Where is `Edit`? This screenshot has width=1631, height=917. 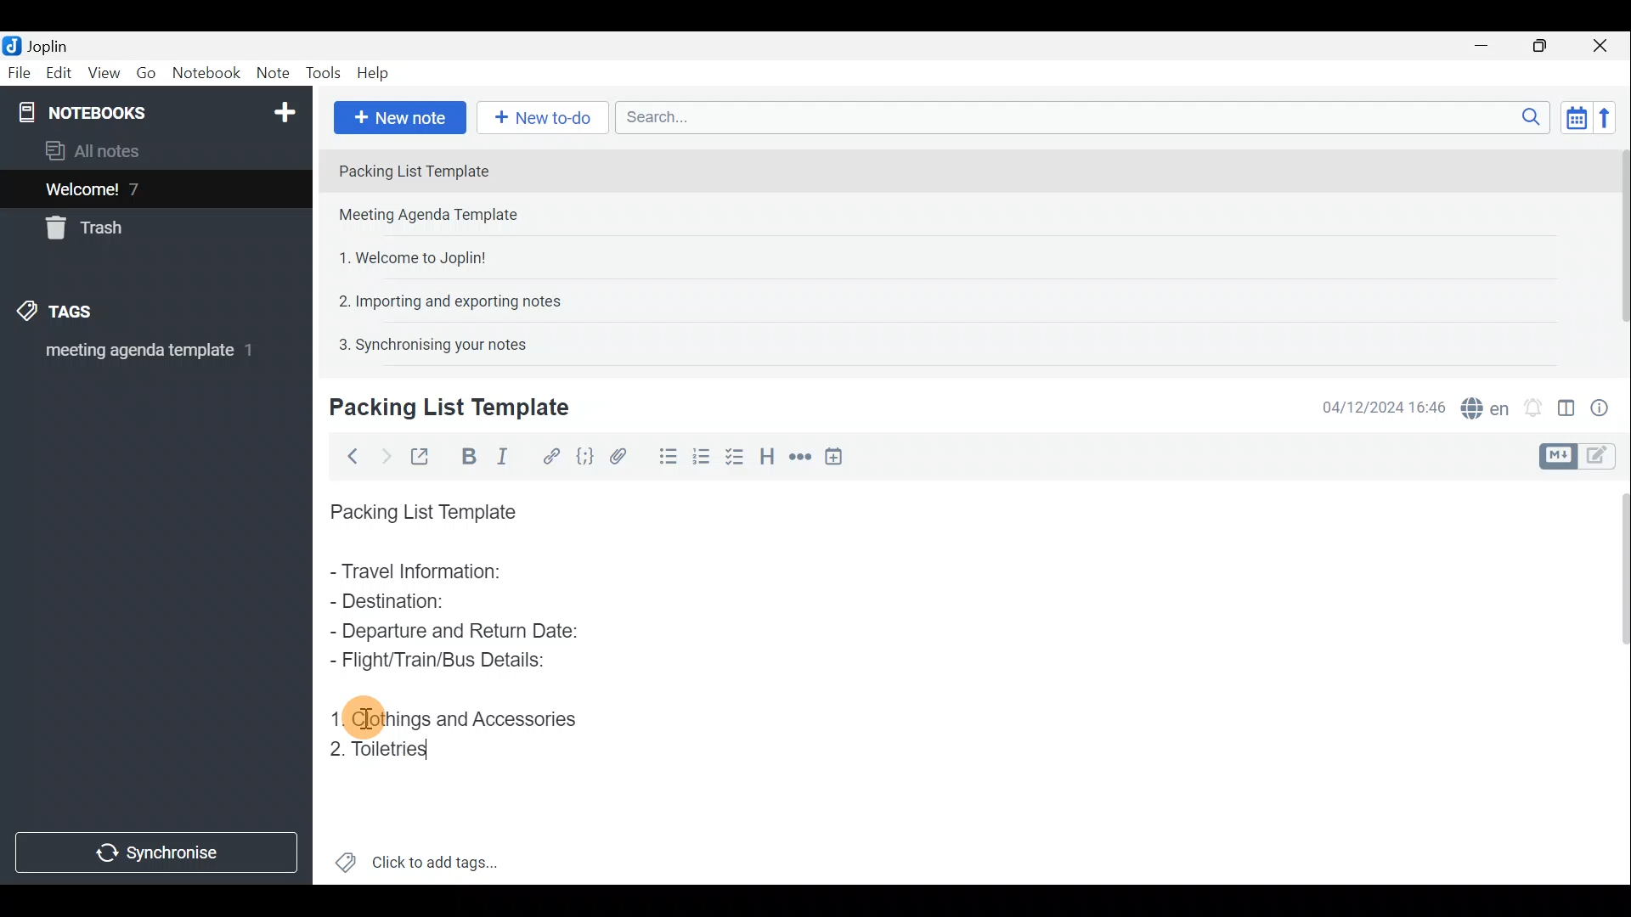
Edit is located at coordinates (55, 74).